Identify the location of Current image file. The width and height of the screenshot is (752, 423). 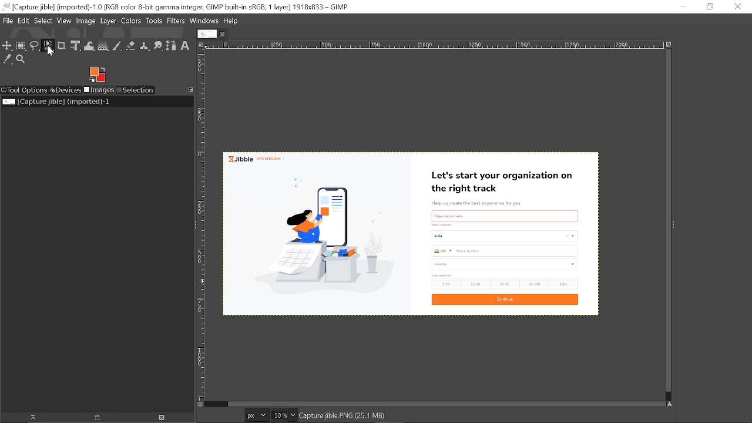
(57, 101).